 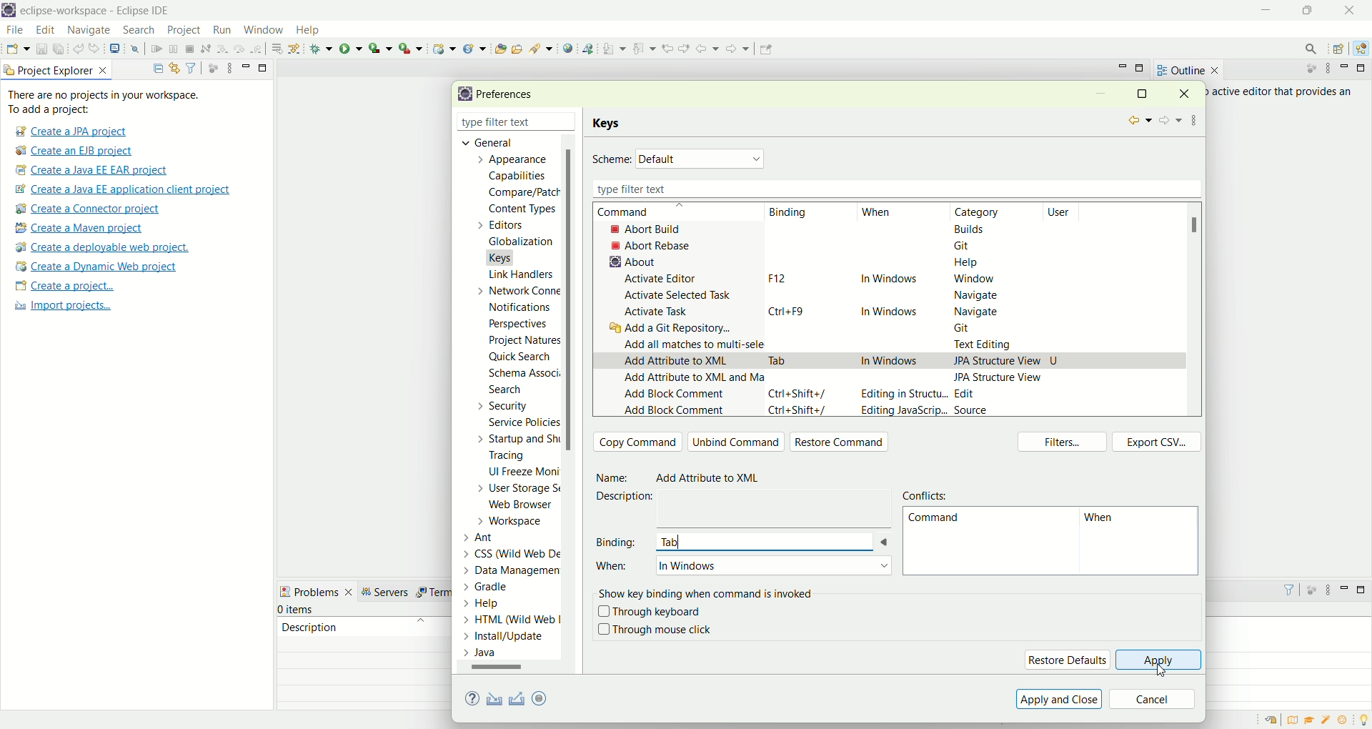 What do you see at coordinates (499, 585) in the screenshot?
I see `Gradle` at bounding box center [499, 585].